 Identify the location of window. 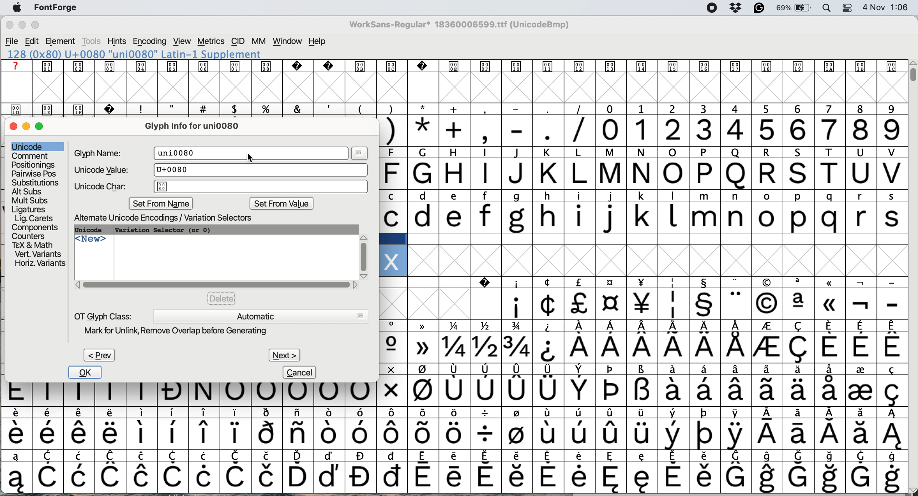
(287, 42).